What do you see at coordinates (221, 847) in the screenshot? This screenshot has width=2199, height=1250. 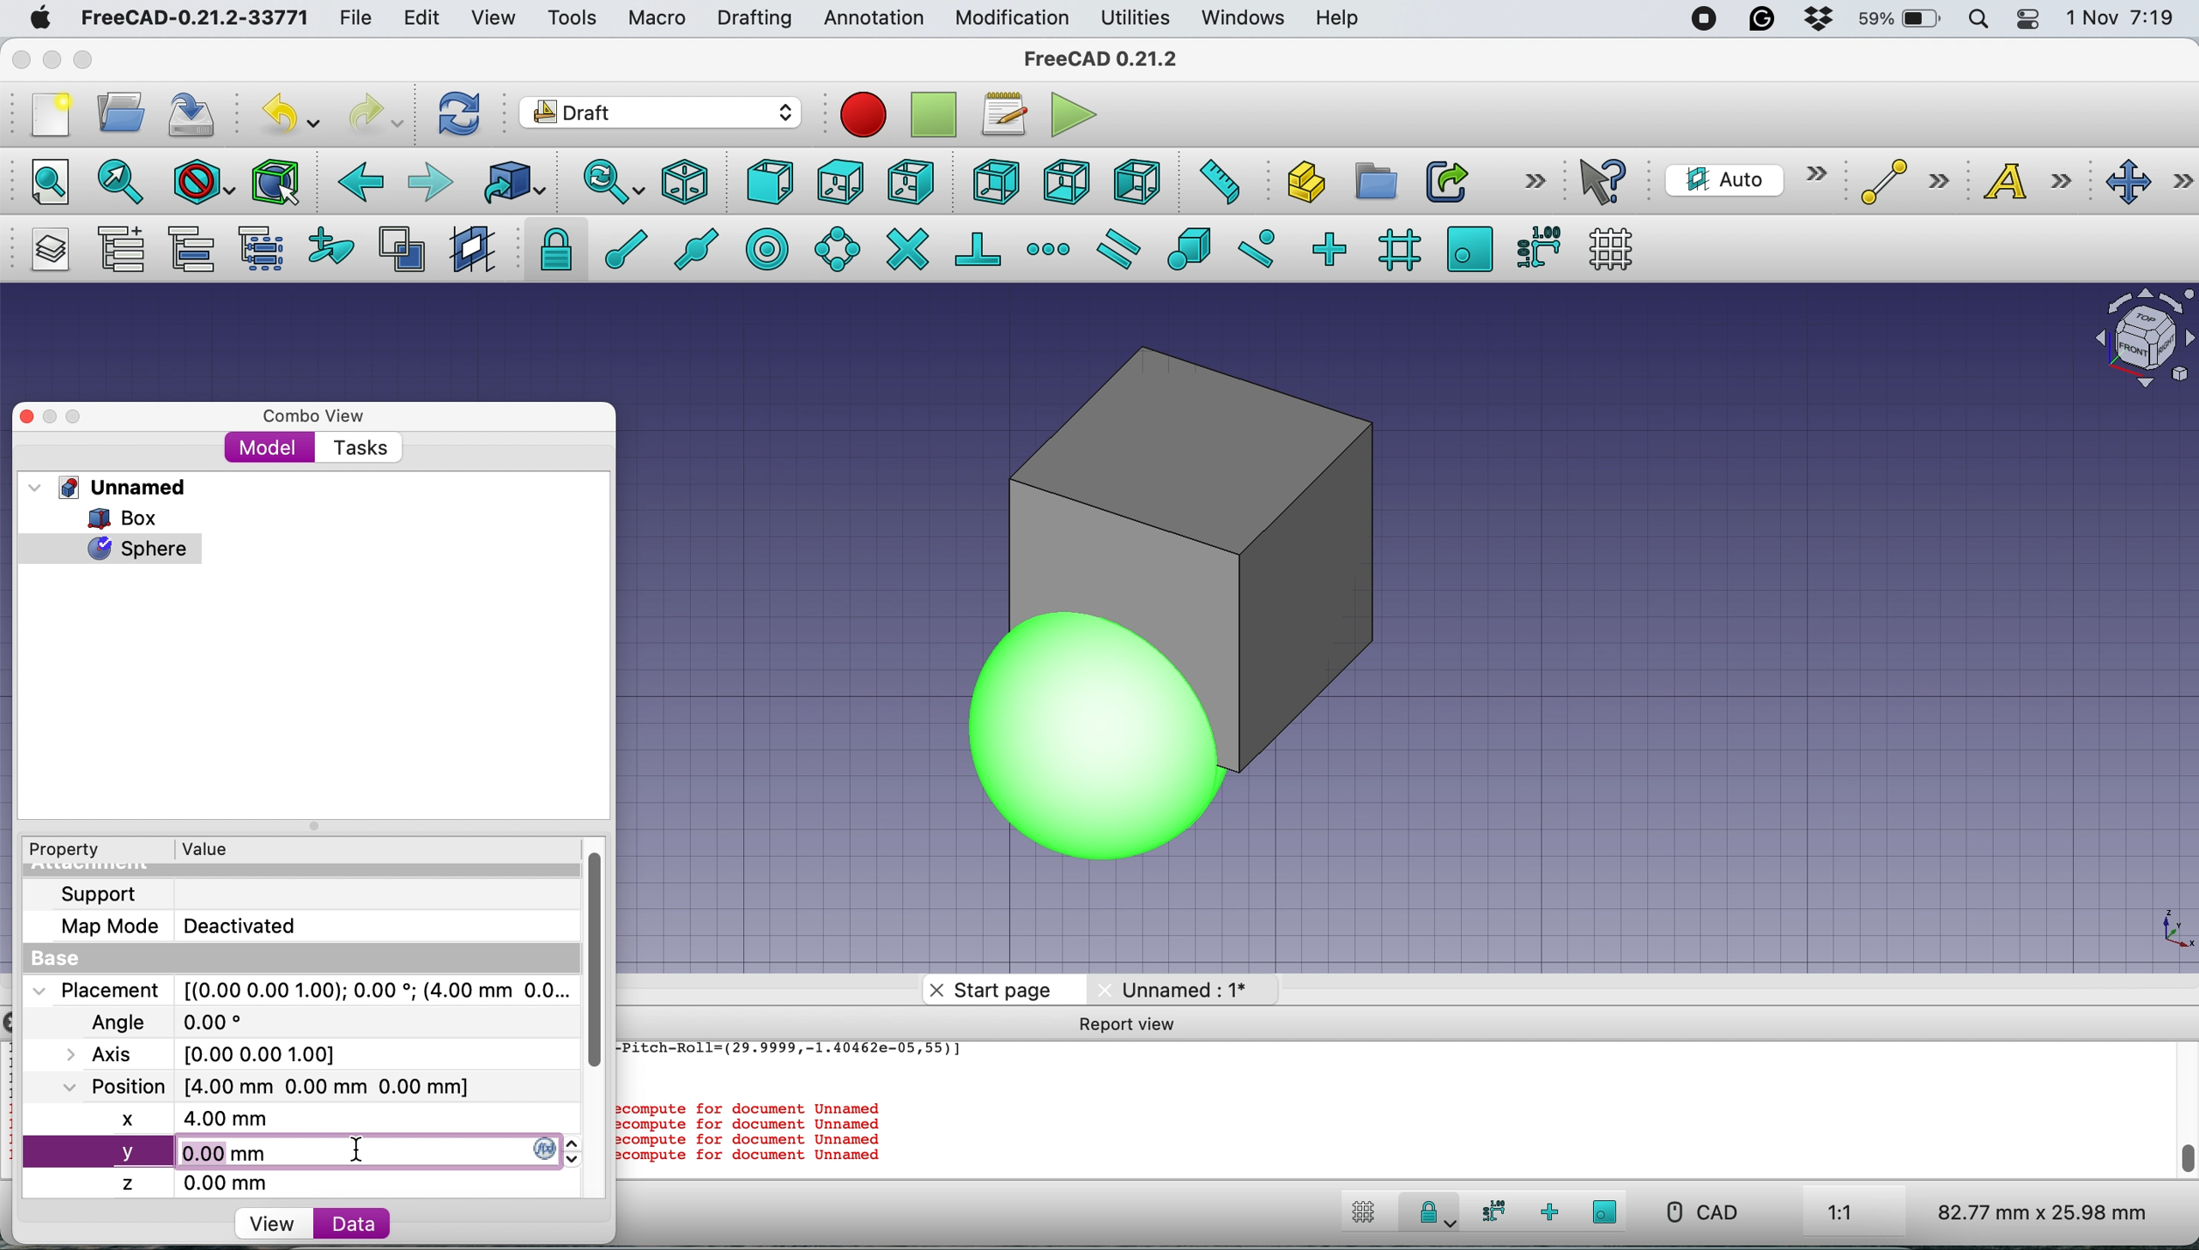 I see `value` at bounding box center [221, 847].